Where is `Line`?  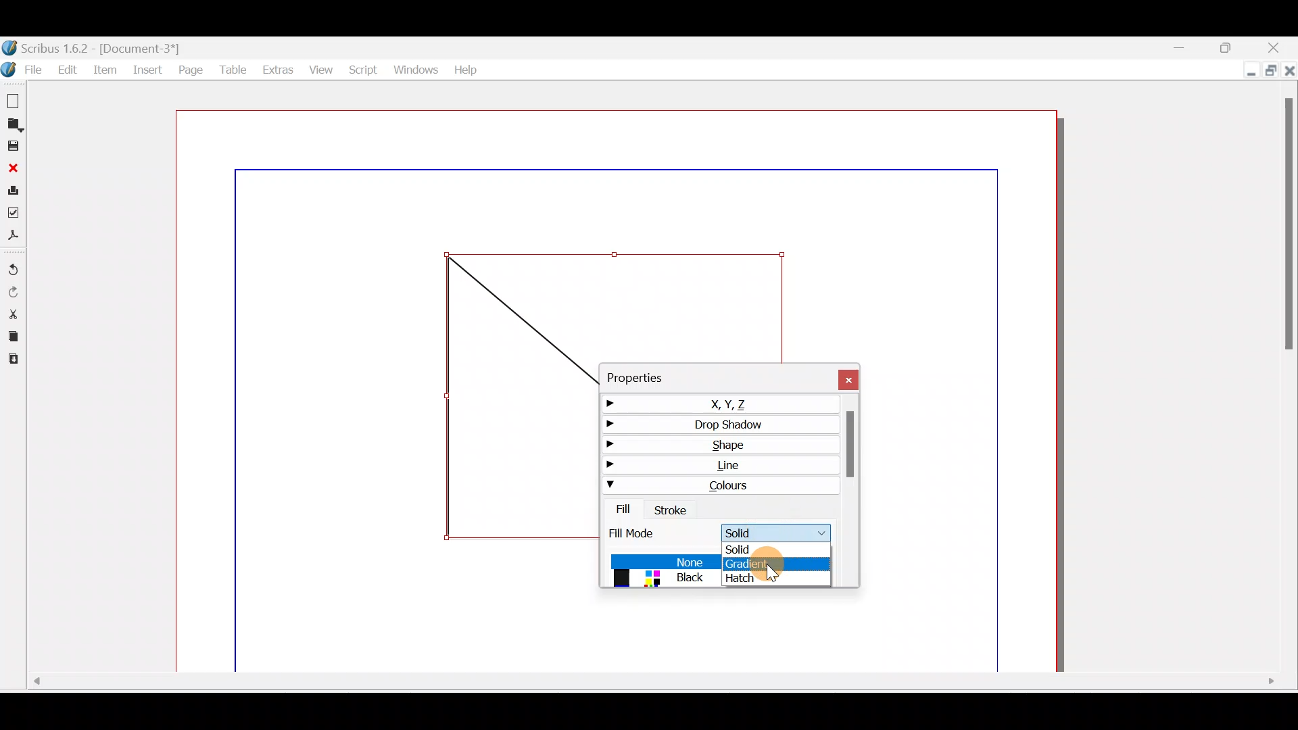 Line is located at coordinates (720, 464).